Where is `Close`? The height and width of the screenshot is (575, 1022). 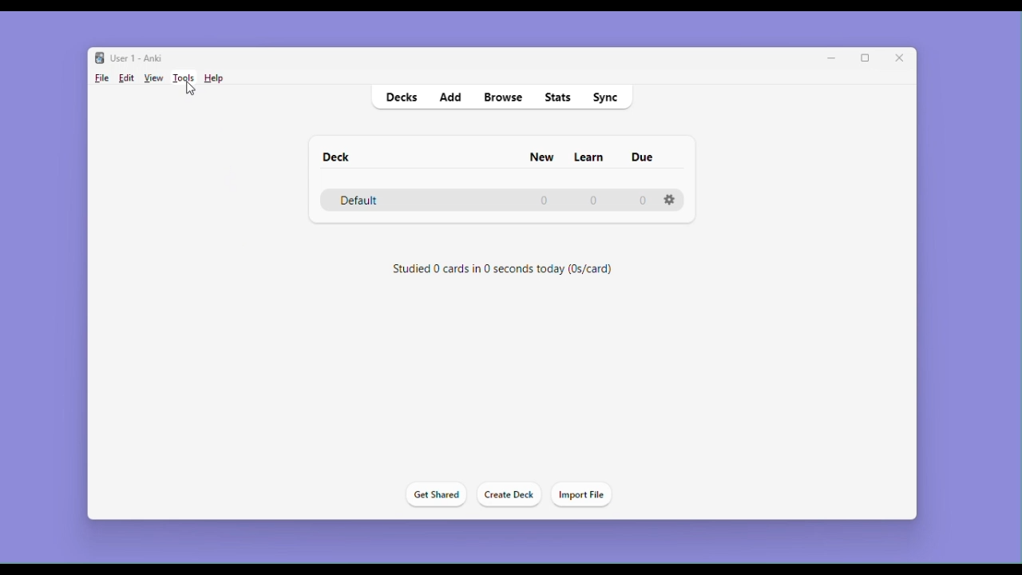
Close is located at coordinates (901, 57).